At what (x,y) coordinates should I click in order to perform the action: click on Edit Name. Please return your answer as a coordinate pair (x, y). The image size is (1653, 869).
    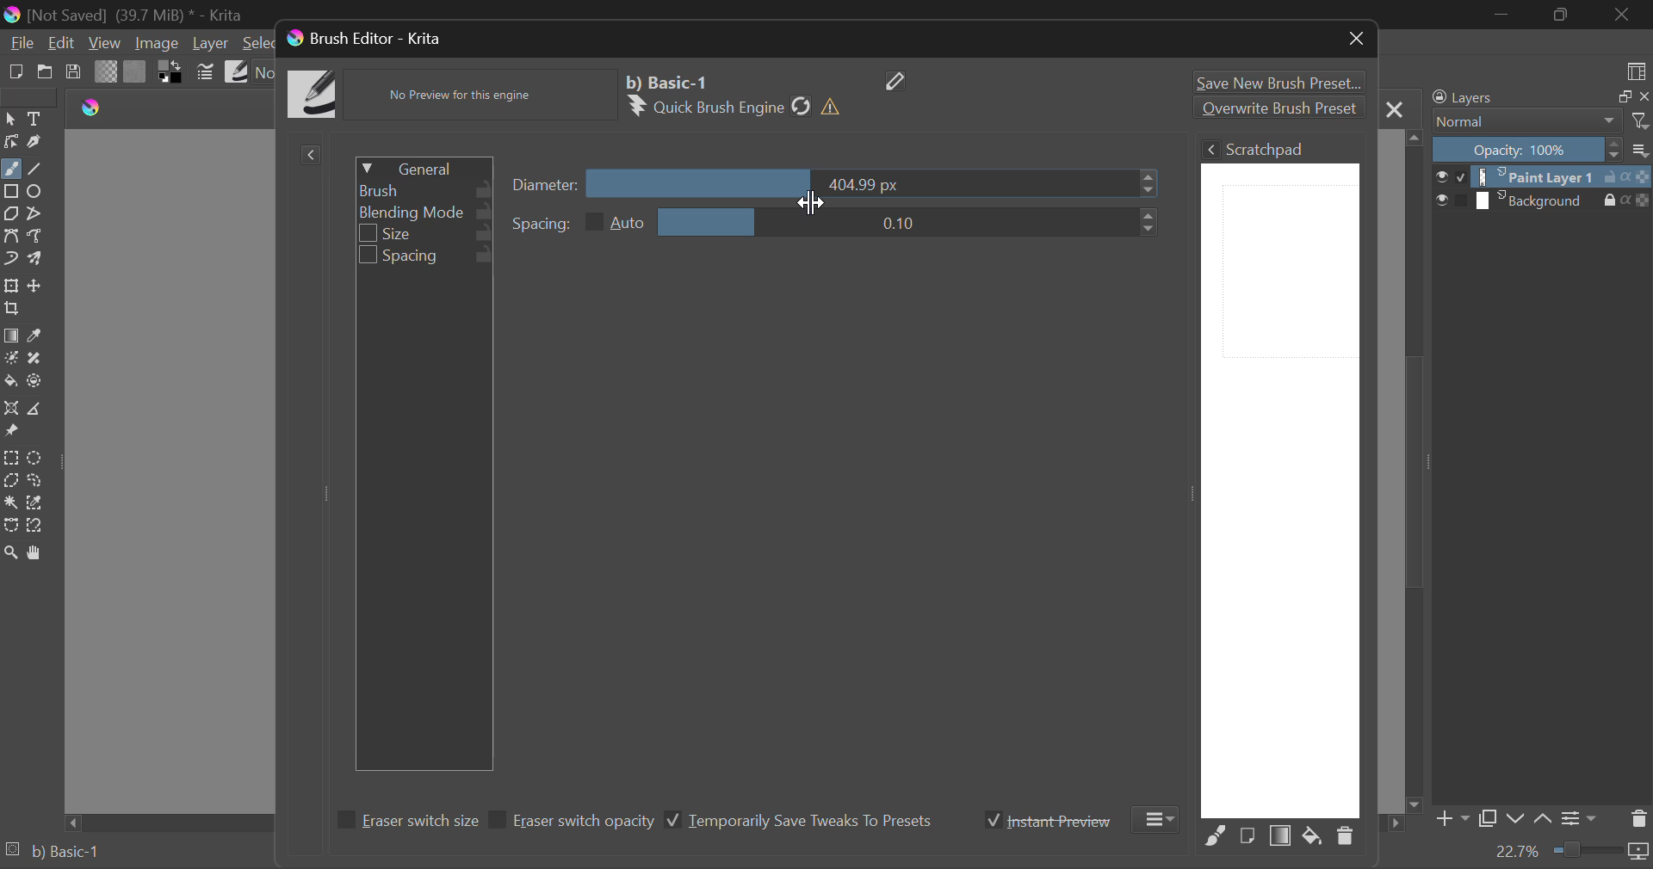
    Looking at the image, I should click on (898, 80).